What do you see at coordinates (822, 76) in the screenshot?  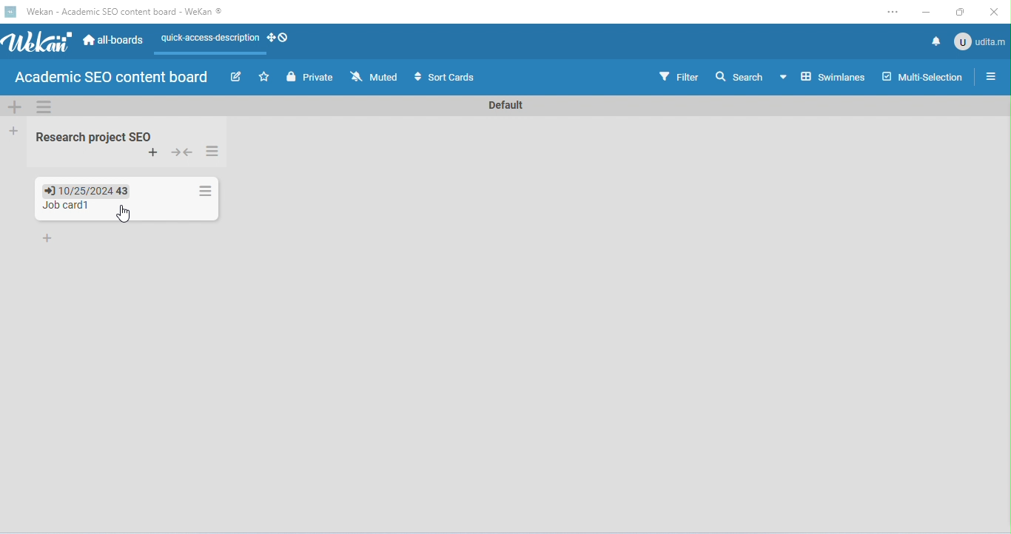 I see `select board view` at bounding box center [822, 76].